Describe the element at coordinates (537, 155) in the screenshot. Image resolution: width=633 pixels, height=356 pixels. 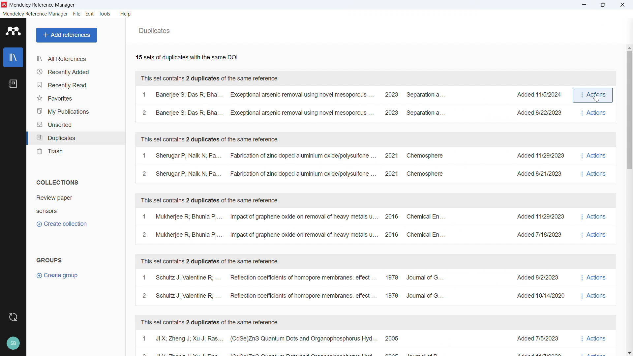
I see `Added 11/29/2023` at that location.